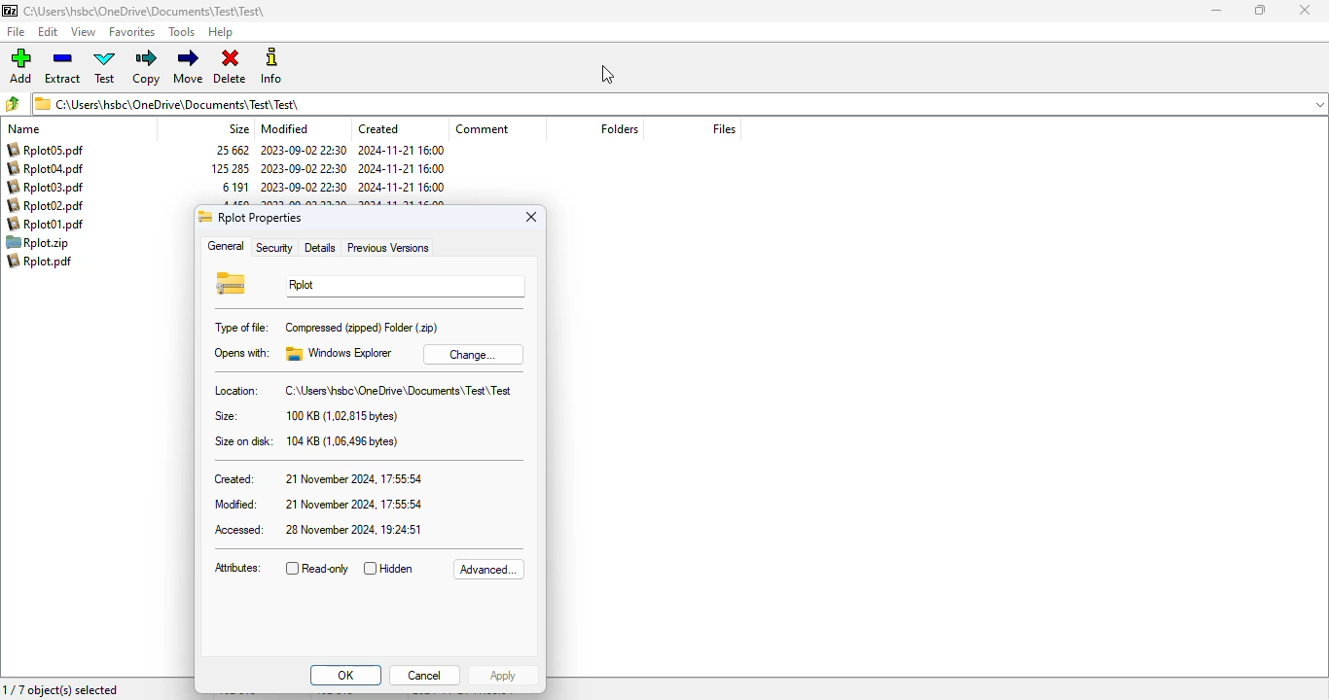 This screenshot has height=700, width=1329. Describe the element at coordinates (377, 128) in the screenshot. I see `created` at that location.